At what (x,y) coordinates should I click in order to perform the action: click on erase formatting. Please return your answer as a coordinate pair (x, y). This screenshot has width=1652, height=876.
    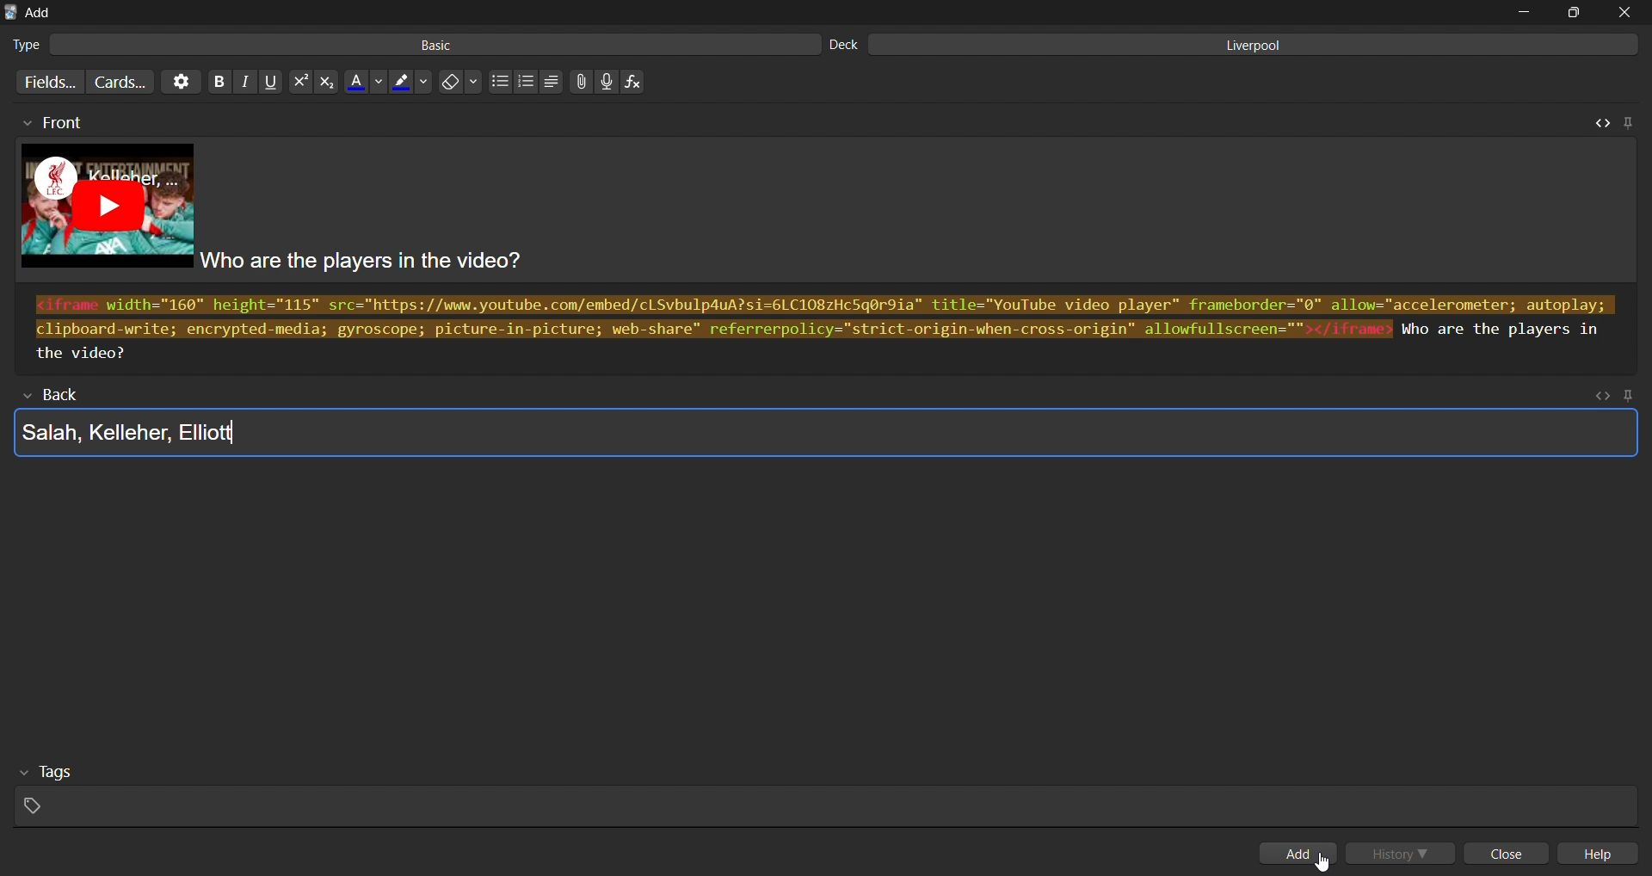
    Looking at the image, I should click on (464, 82).